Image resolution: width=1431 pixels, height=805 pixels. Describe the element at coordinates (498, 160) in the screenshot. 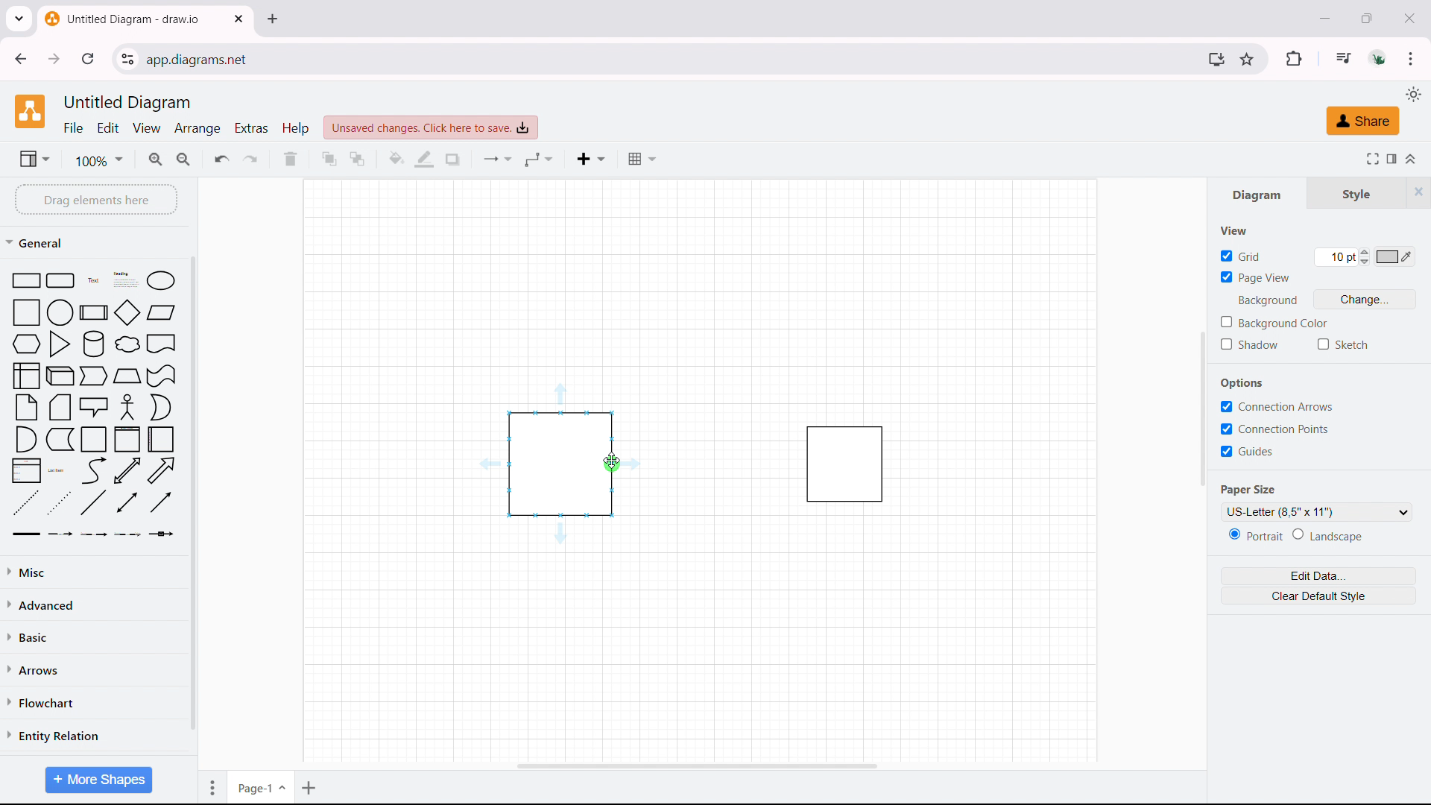

I see `conncetion` at that location.